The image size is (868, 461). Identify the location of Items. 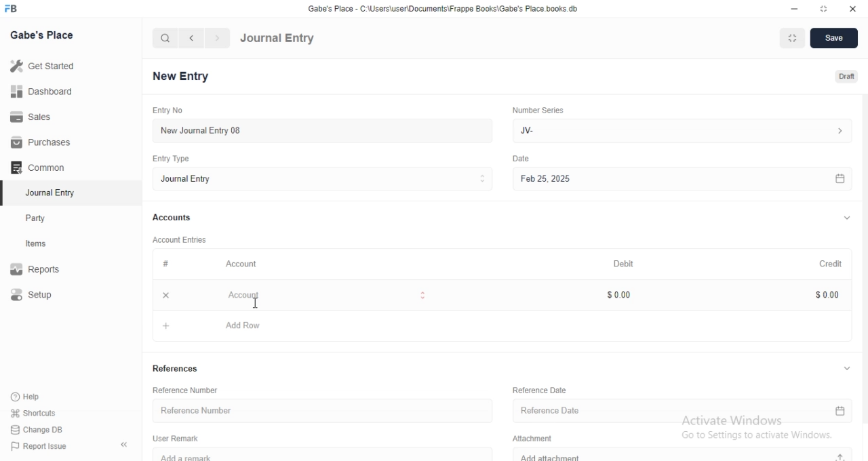
(49, 245).